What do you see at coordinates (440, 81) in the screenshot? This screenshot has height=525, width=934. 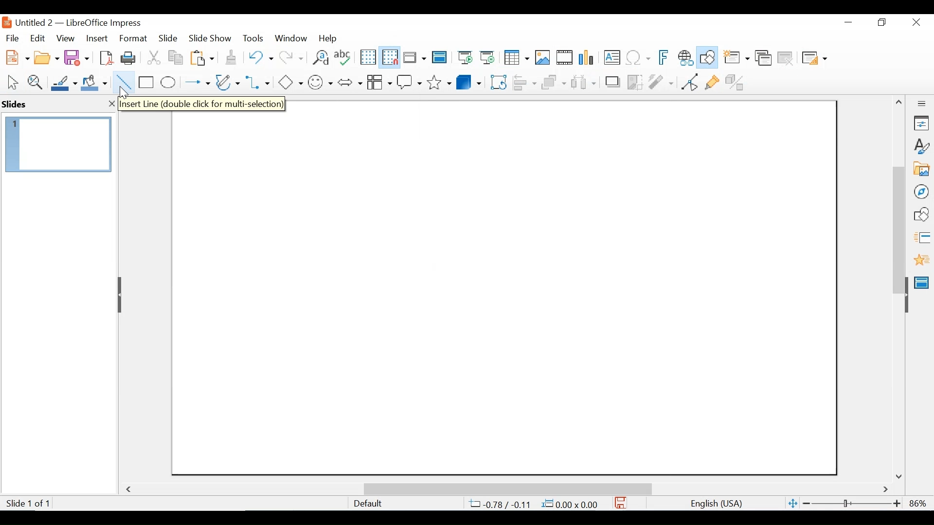 I see `Stars and Banners` at bounding box center [440, 81].